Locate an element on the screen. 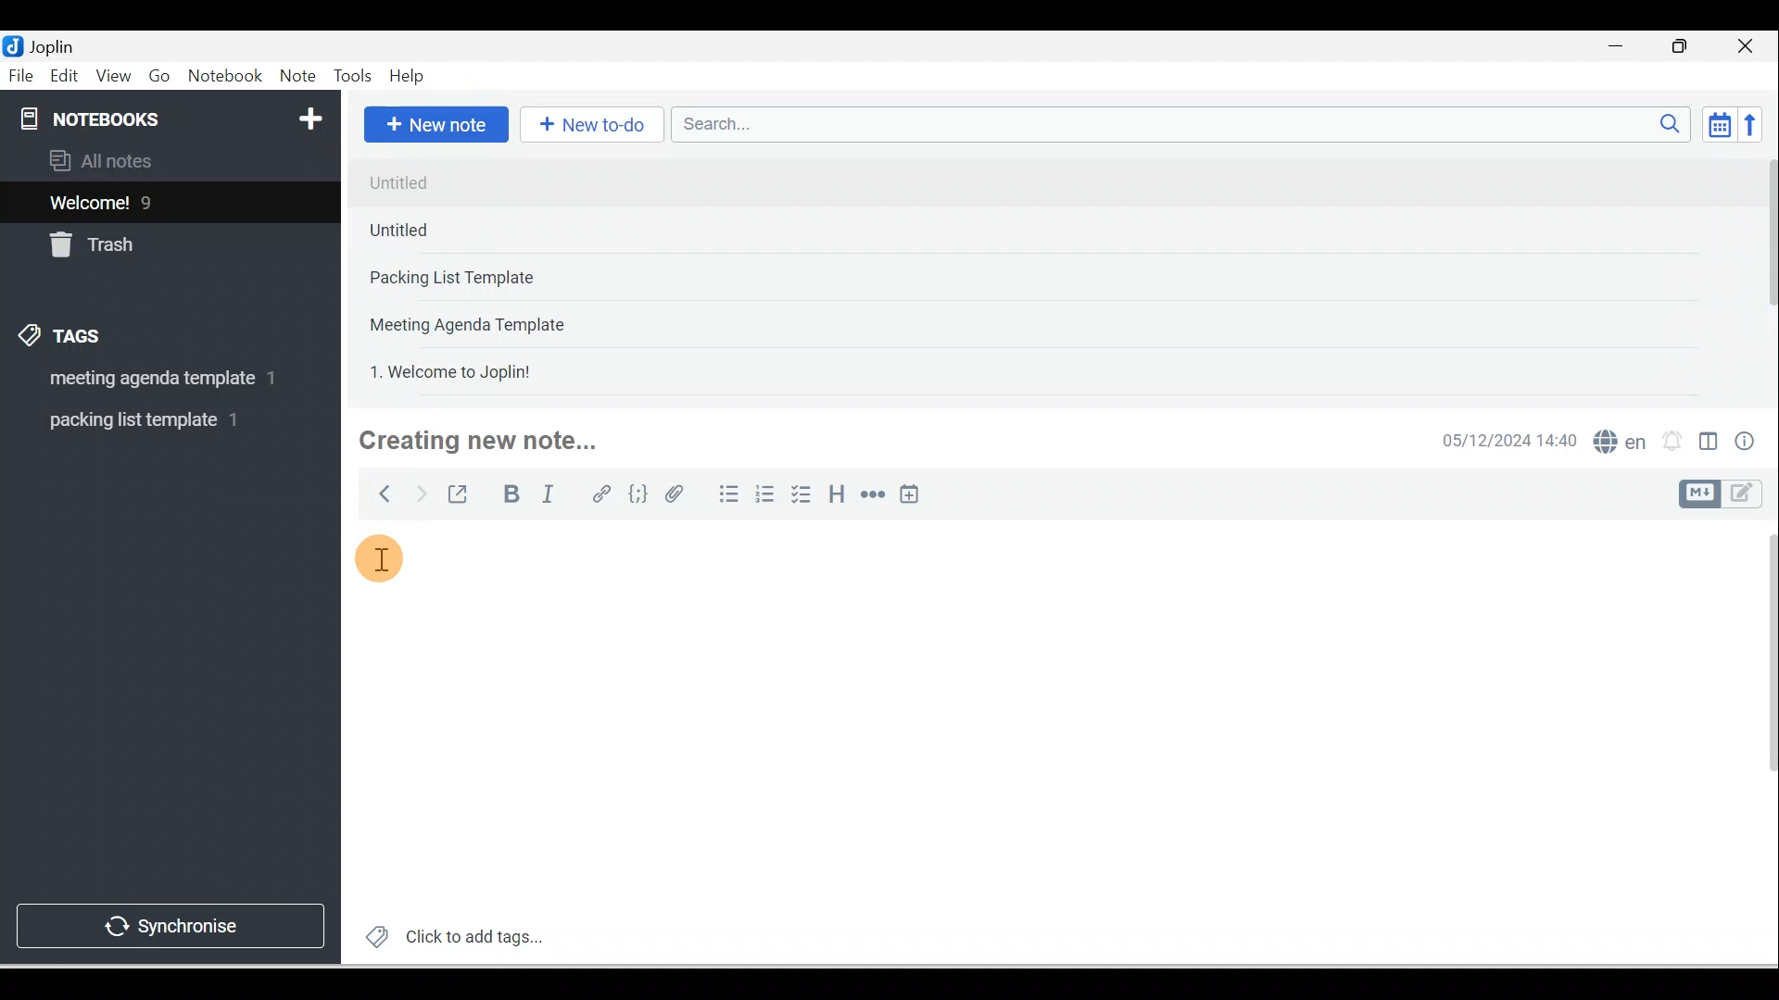 This screenshot has height=1000, width=1779. Horizontal rule is located at coordinates (875, 494).